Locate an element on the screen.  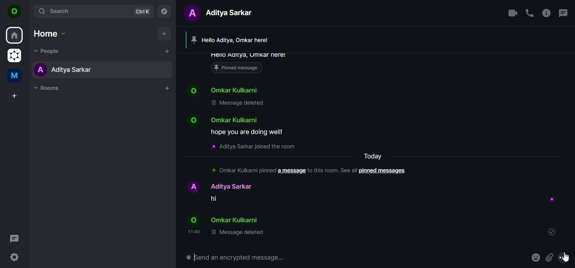
 Hello Aditya, Omkar here! is located at coordinates (234, 39).